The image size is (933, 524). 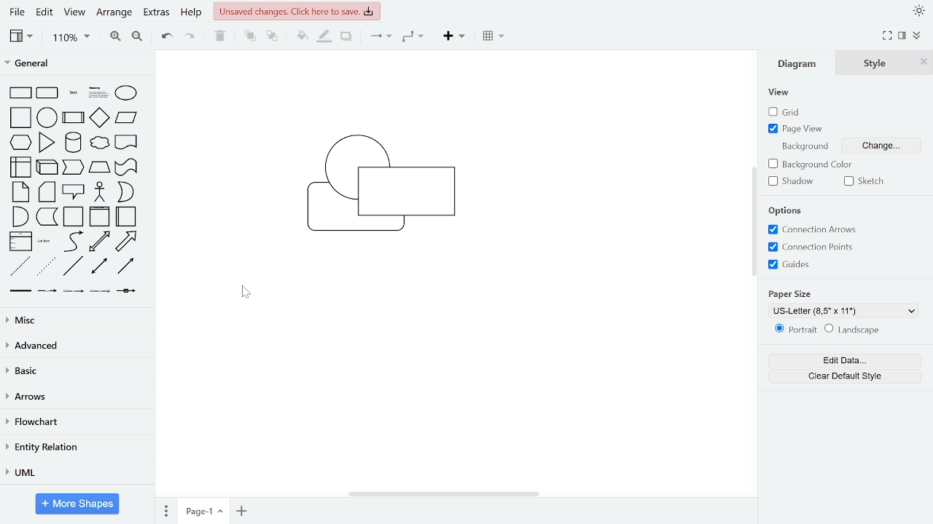 What do you see at coordinates (20, 266) in the screenshot?
I see `dashed line` at bounding box center [20, 266].